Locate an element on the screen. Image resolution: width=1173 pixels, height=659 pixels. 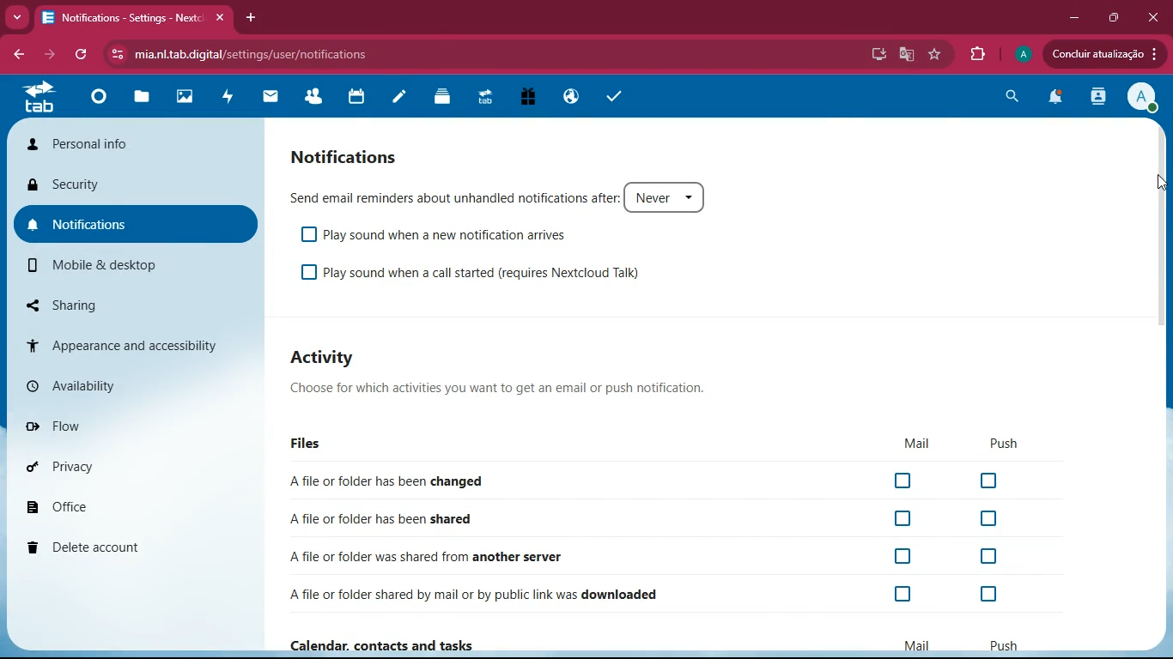
mail is located at coordinates (270, 99).